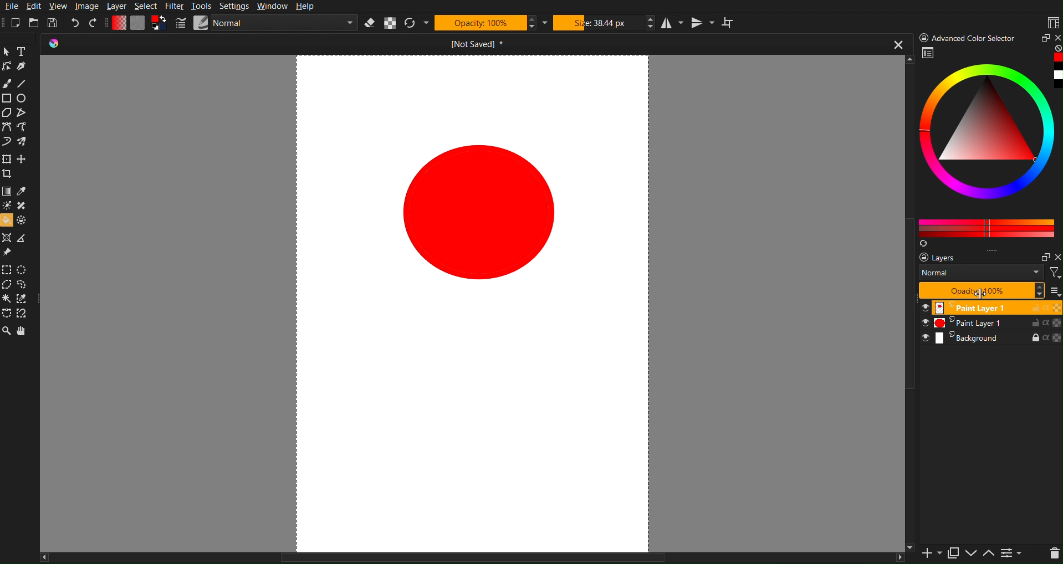 This screenshot has height=564, width=1063. What do you see at coordinates (979, 274) in the screenshot?
I see `Normal` at bounding box center [979, 274].